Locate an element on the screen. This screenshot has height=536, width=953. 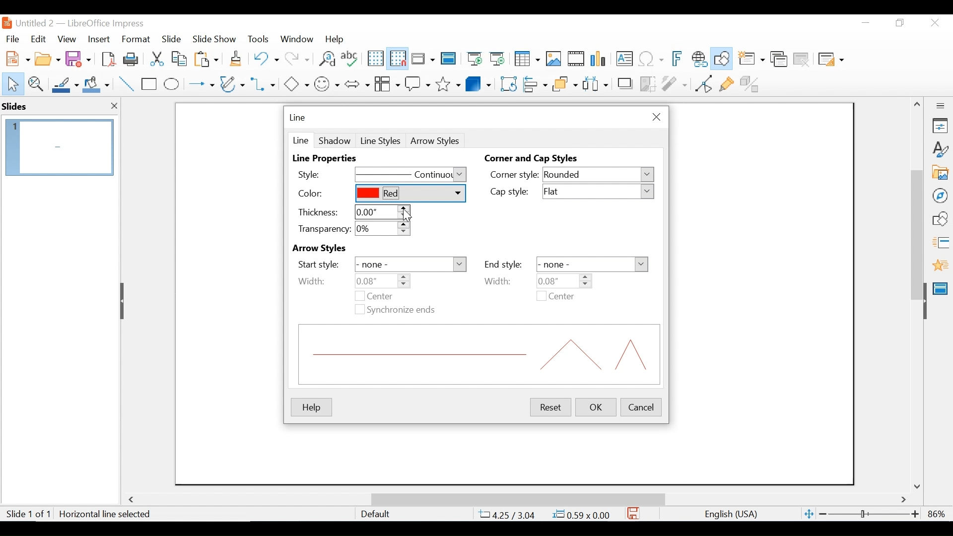
Duplicate slide is located at coordinates (779, 60).